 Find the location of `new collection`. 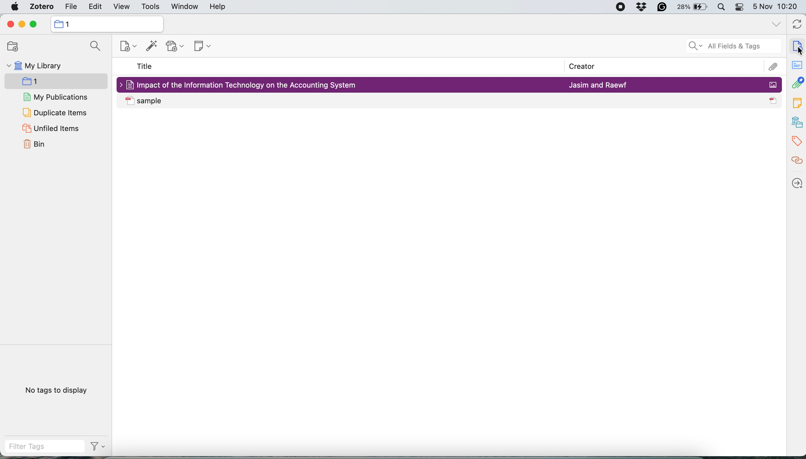

new collection is located at coordinates (13, 46).